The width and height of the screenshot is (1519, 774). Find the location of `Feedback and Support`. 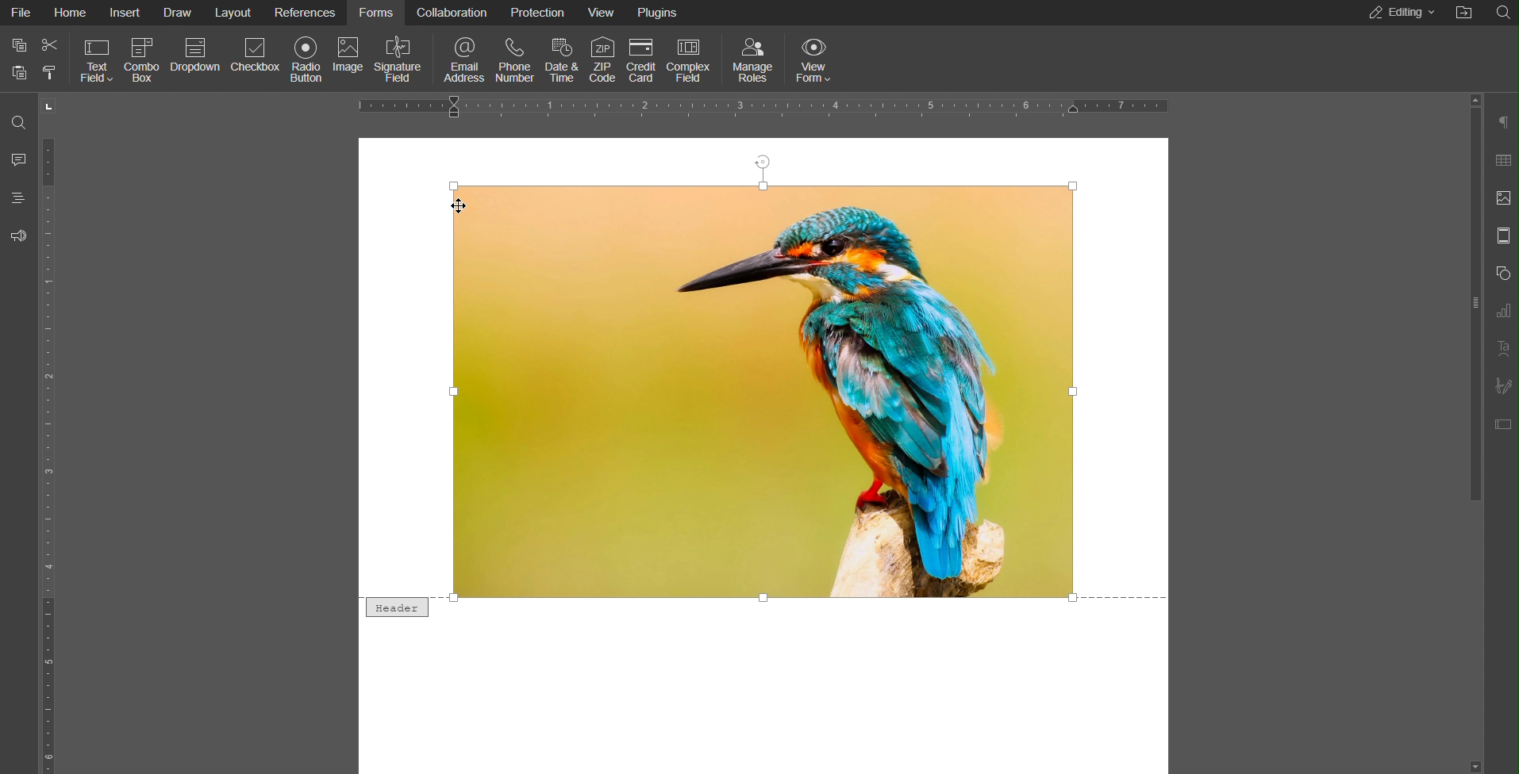

Feedback and Support is located at coordinates (19, 235).